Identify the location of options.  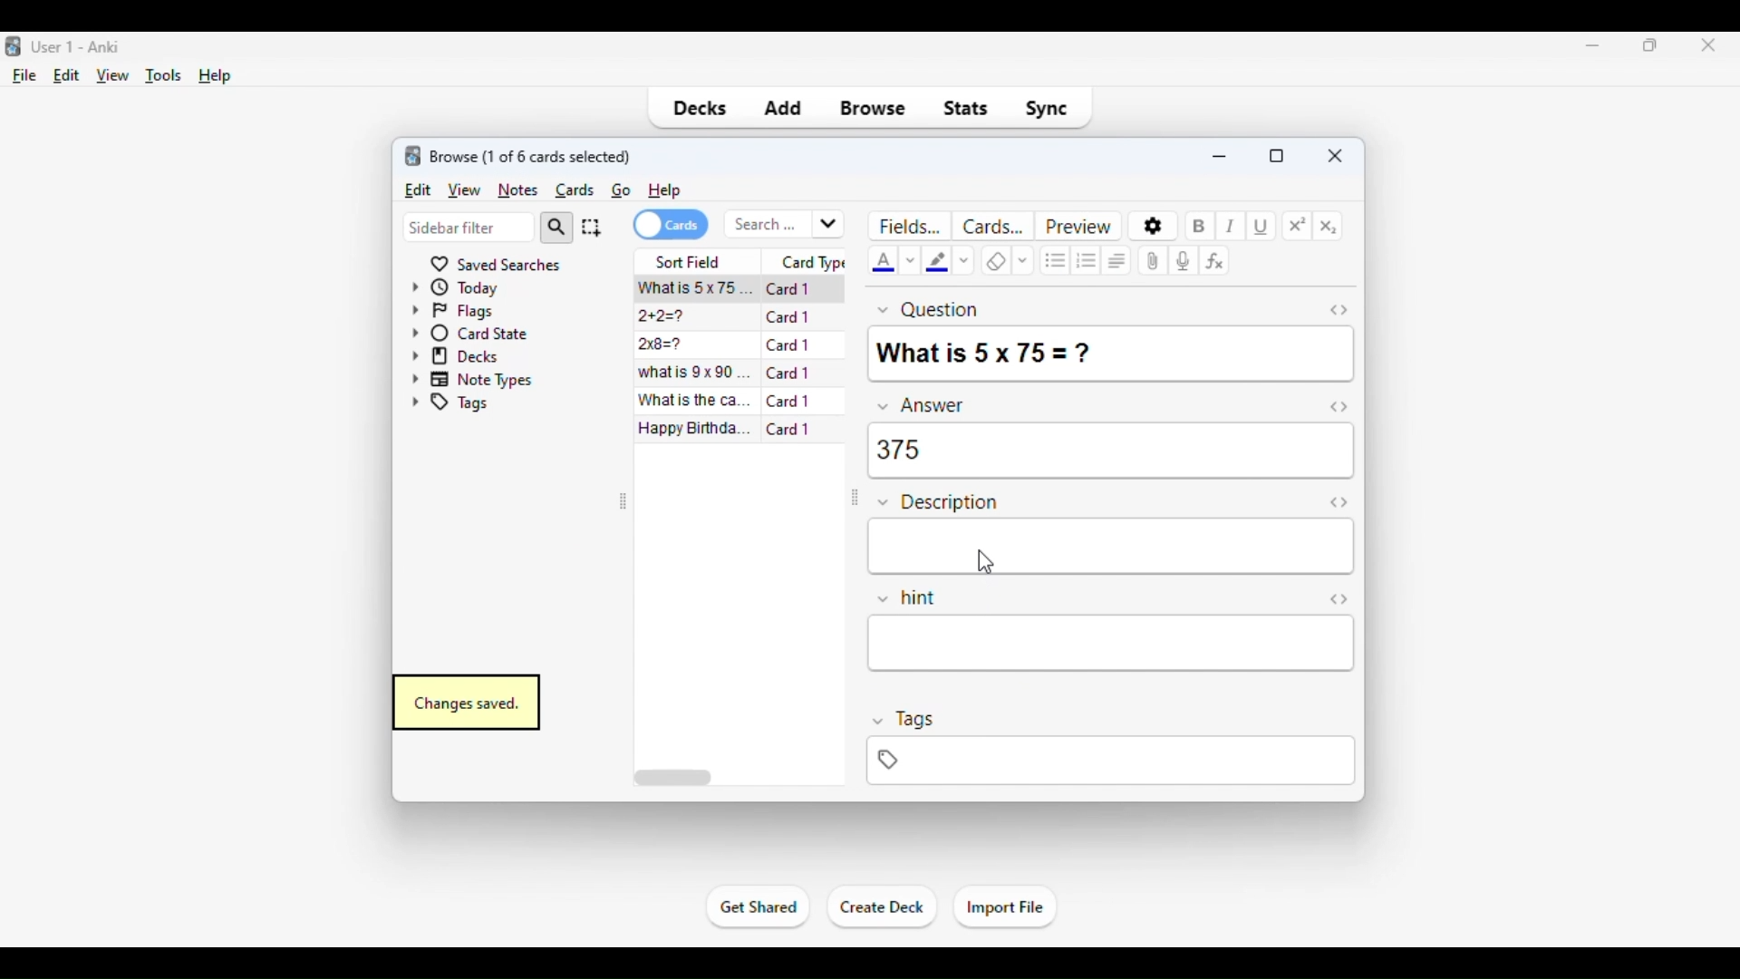
(1154, 226).